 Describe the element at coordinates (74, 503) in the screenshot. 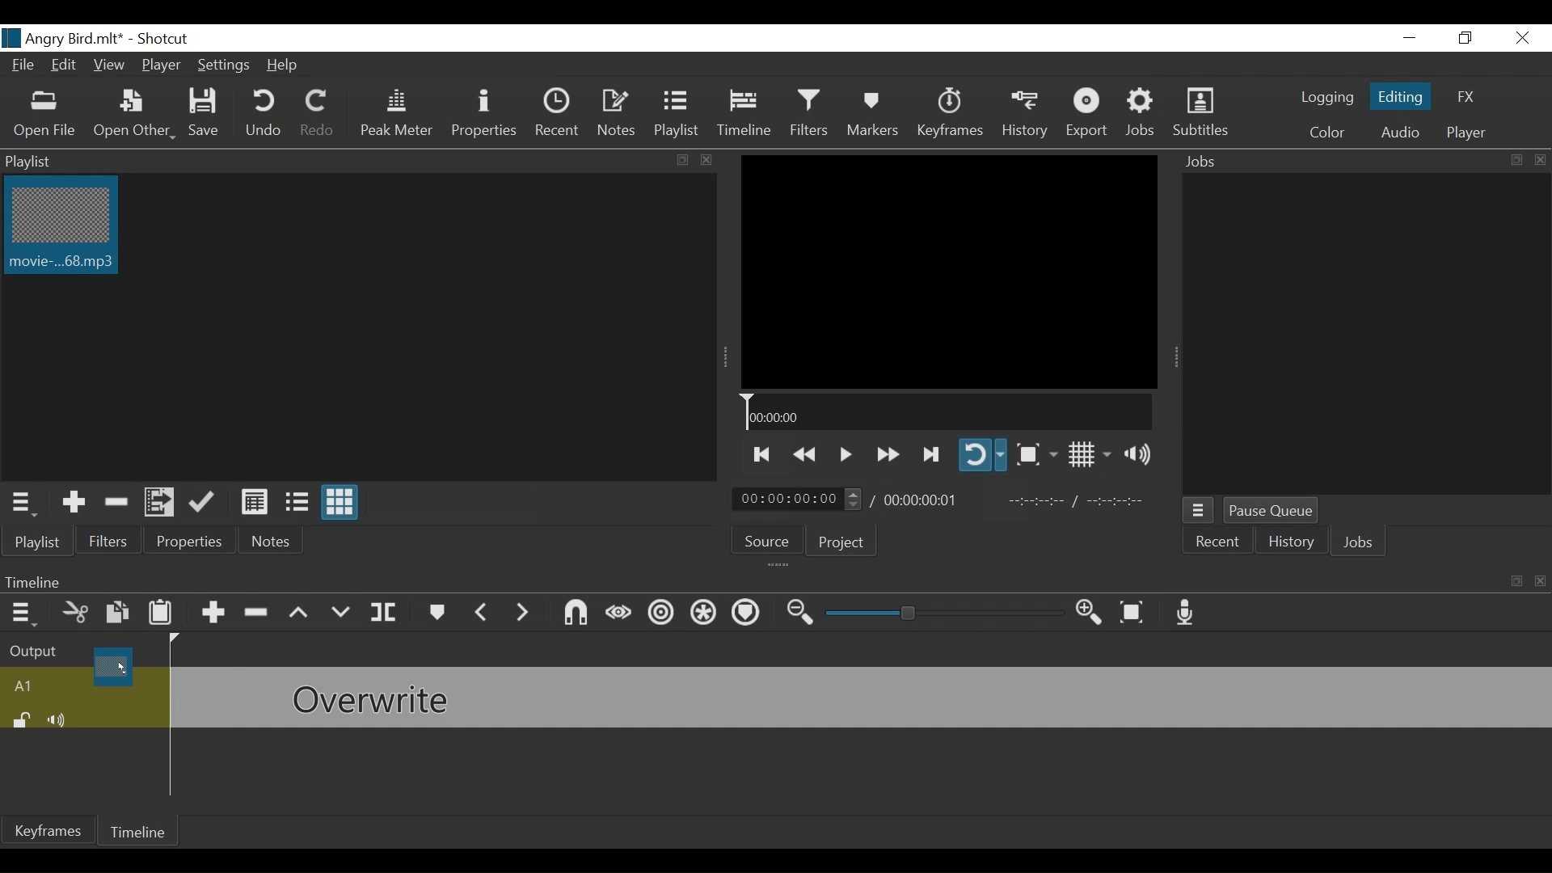

I see `Add the Source to the playlist` at that location.